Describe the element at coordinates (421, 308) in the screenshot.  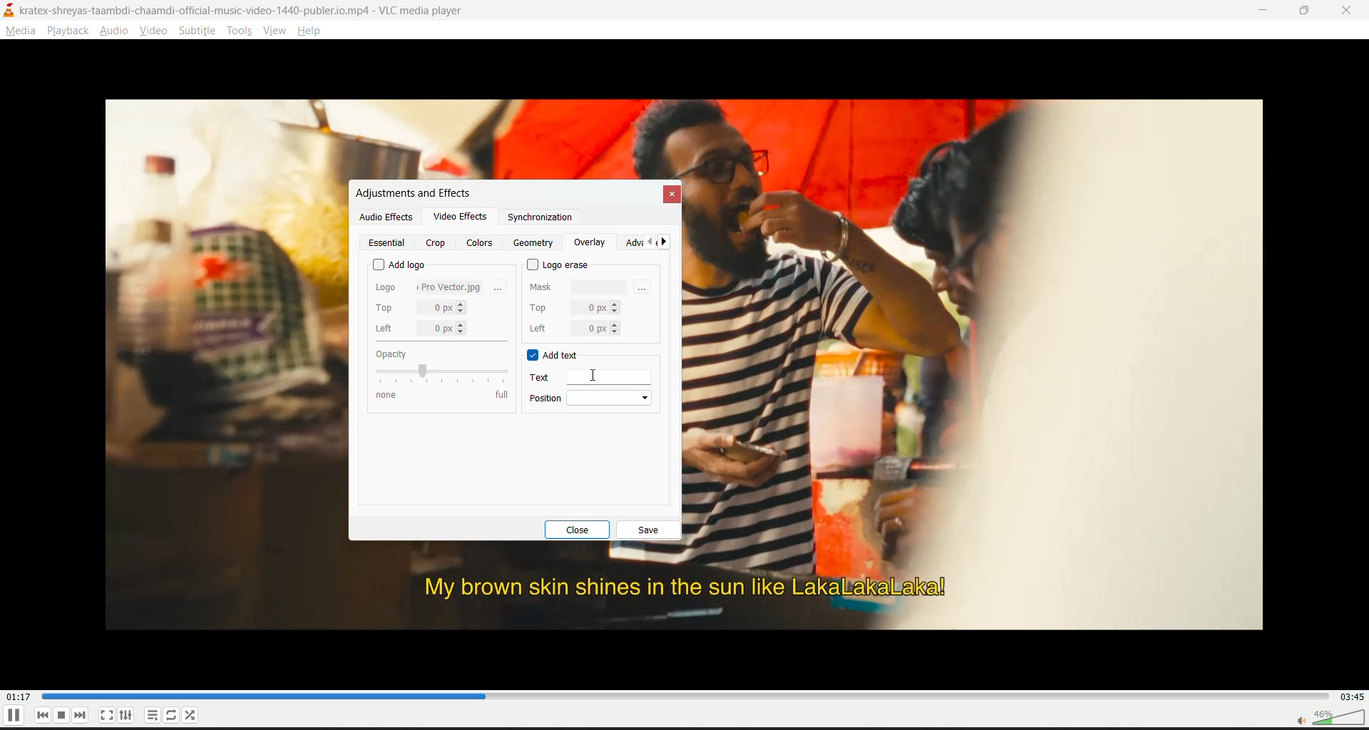
I see `top` at that location.